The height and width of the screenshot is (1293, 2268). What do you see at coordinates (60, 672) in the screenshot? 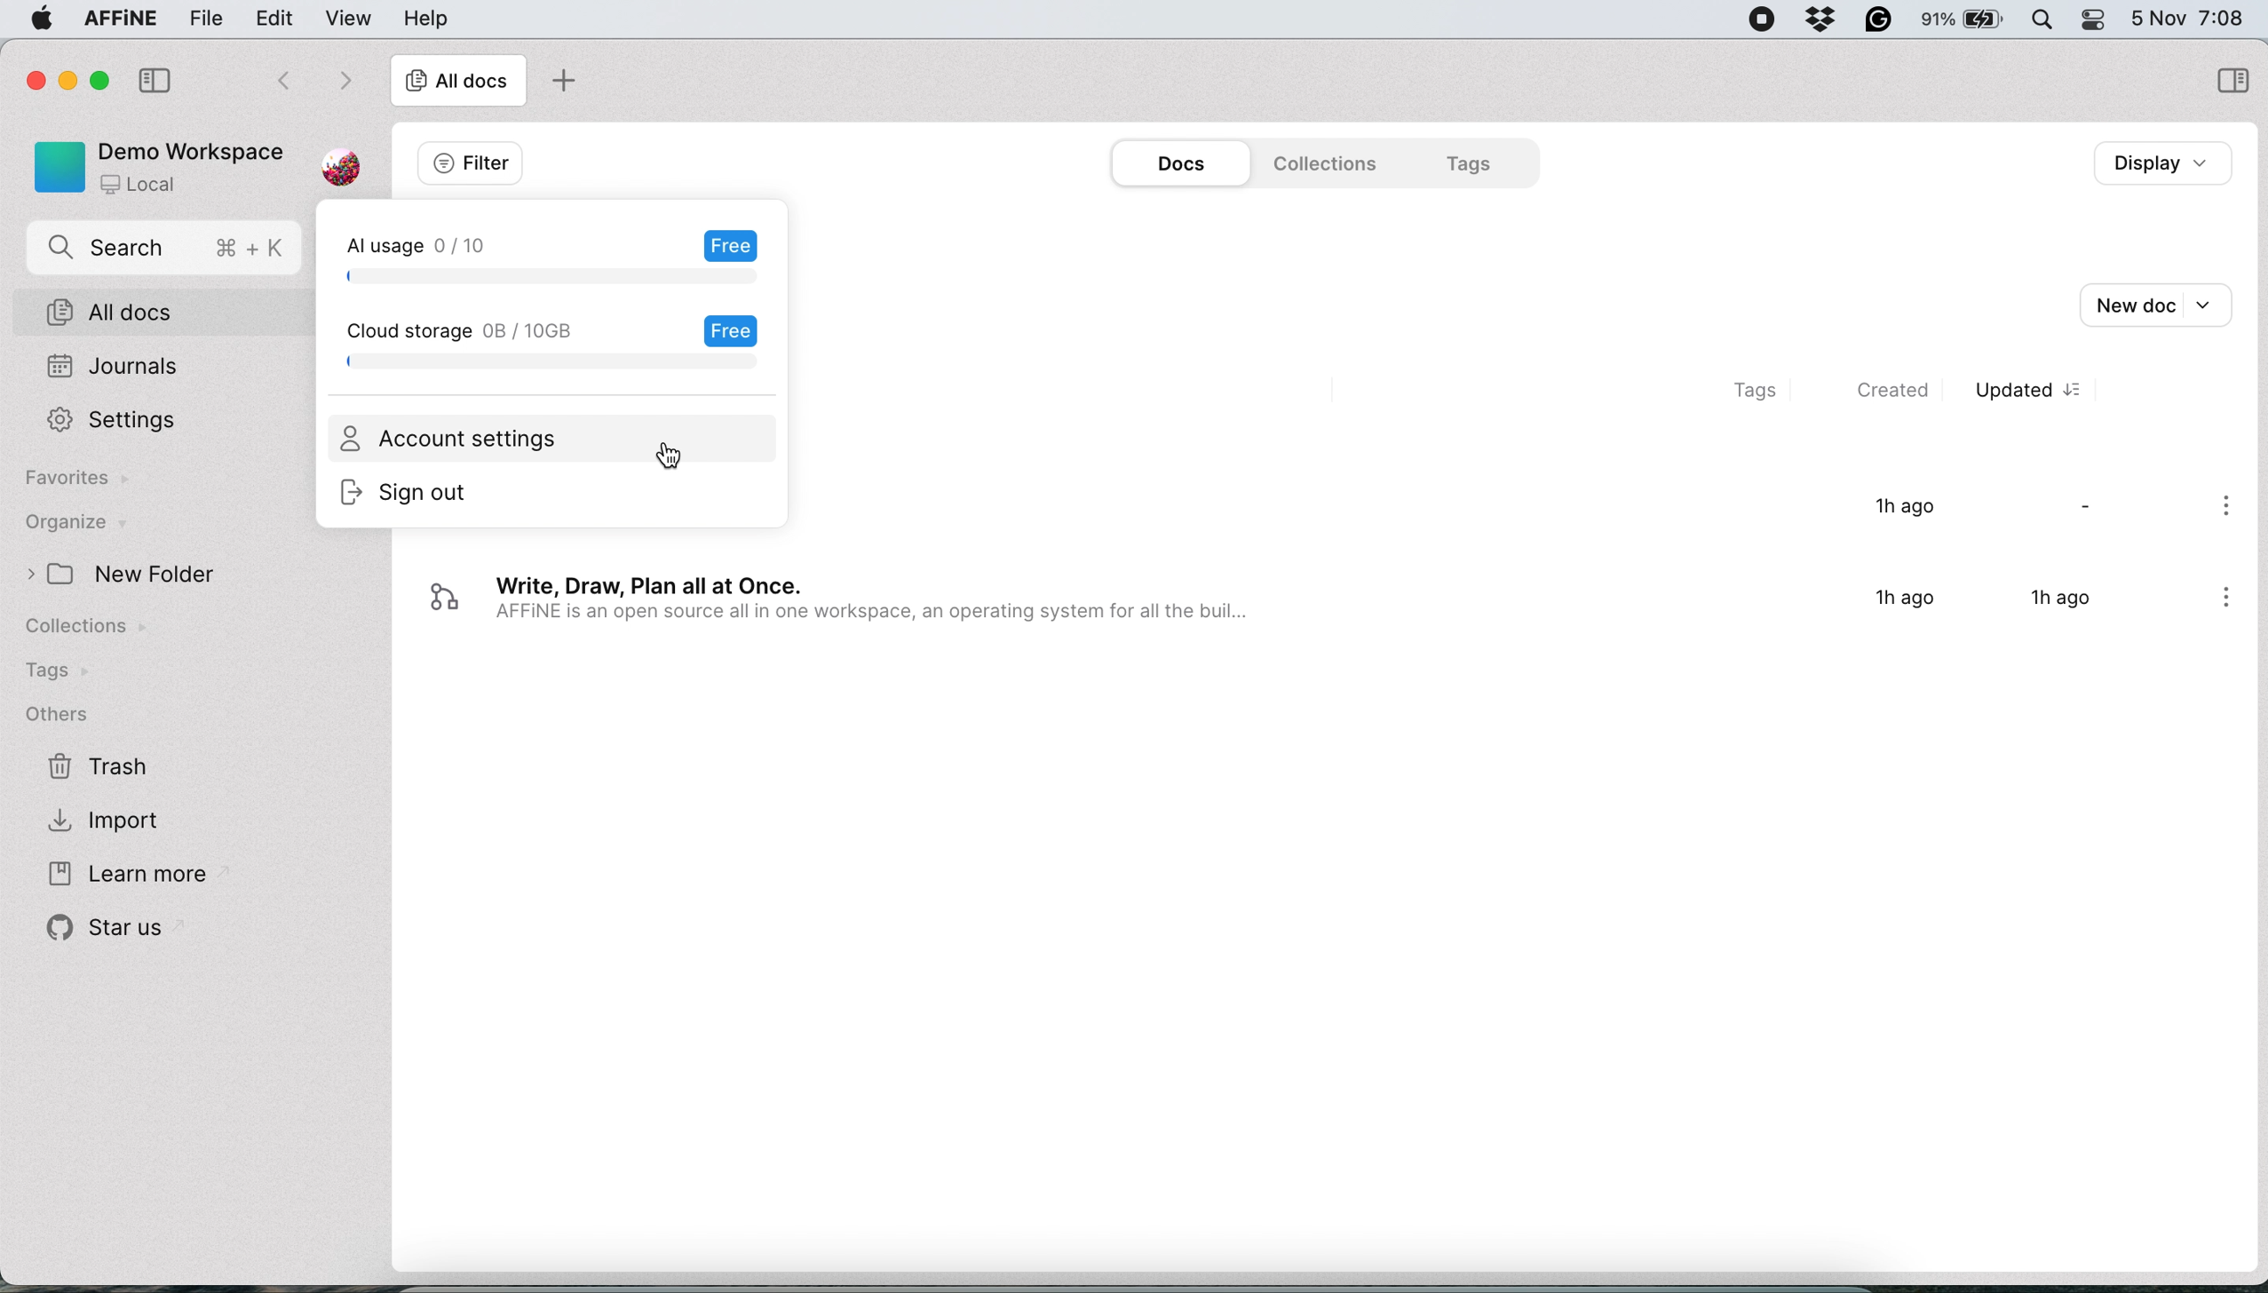
I see `tags` at bounding box center [60, 672].